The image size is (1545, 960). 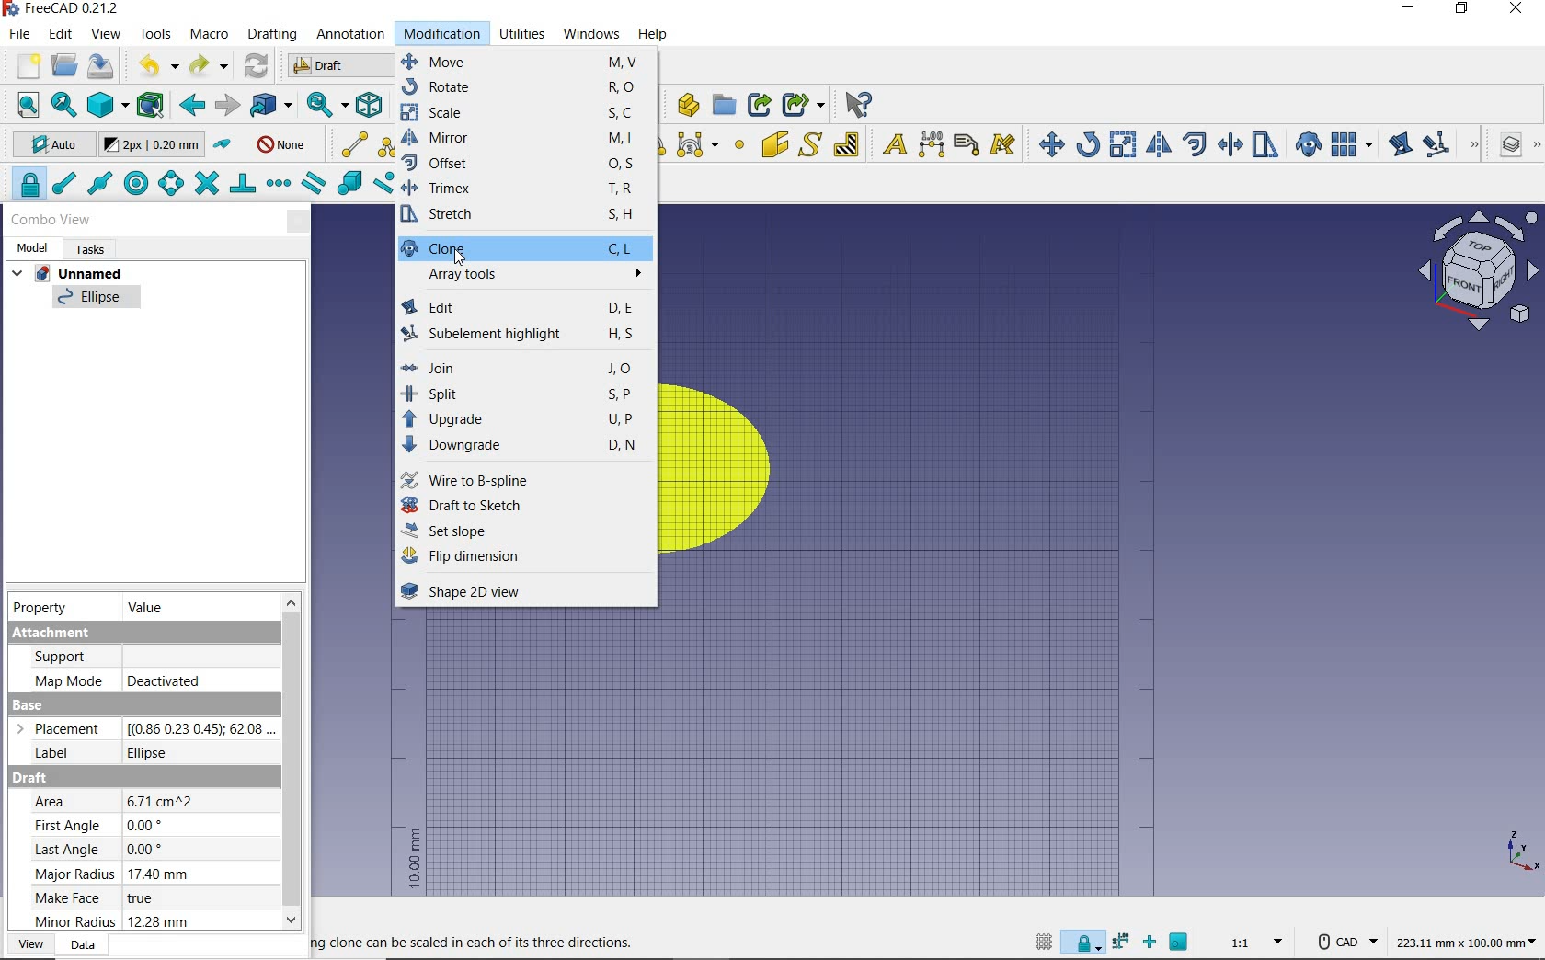 I want to click on current working plane: auto, so click(x=46, y=146).